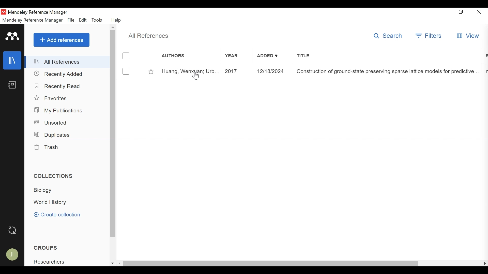 Image resolution: width=488 pixels, height=274 pixels. I want to click on Close, so click(479, 12).